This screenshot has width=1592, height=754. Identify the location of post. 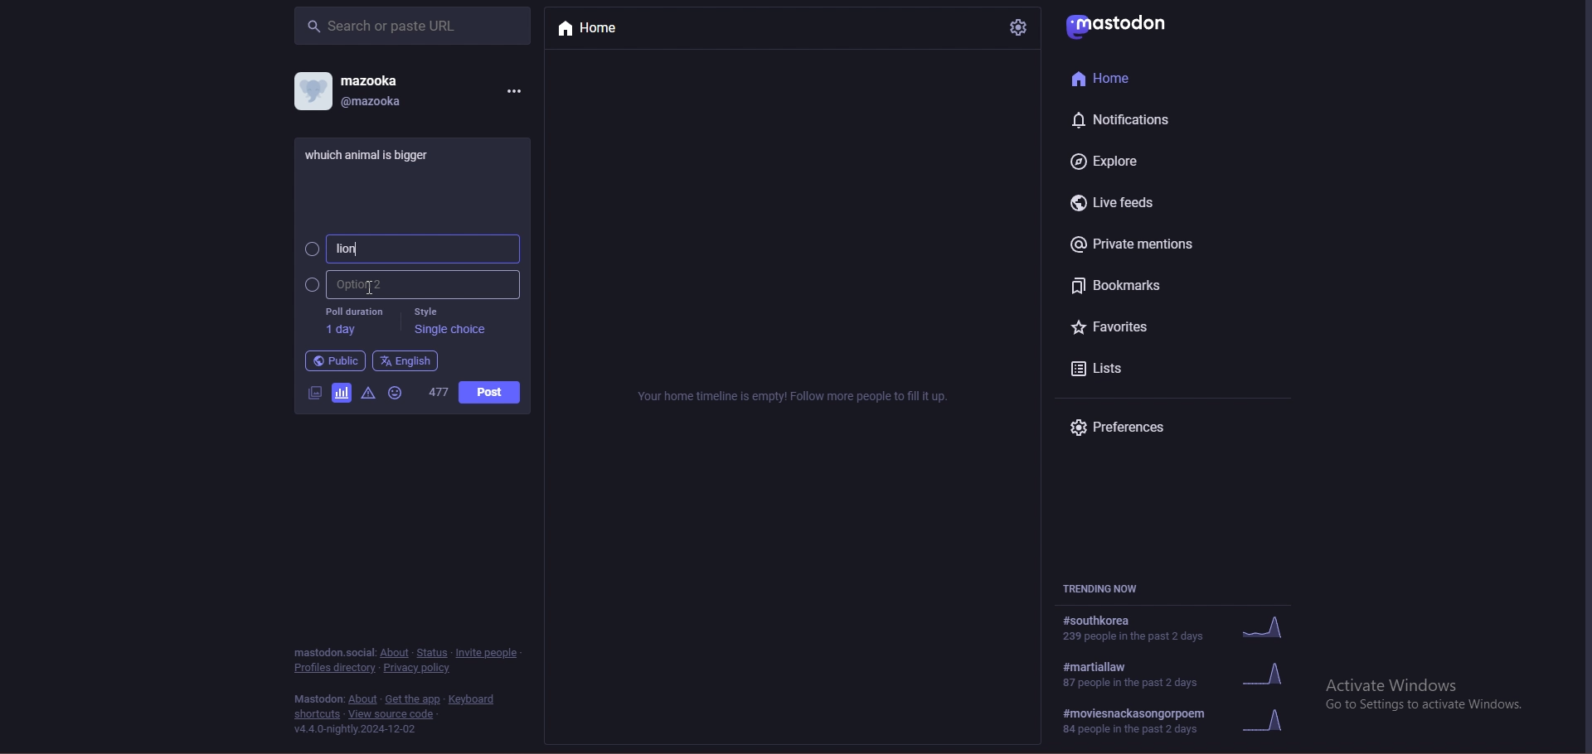
(376, 153).